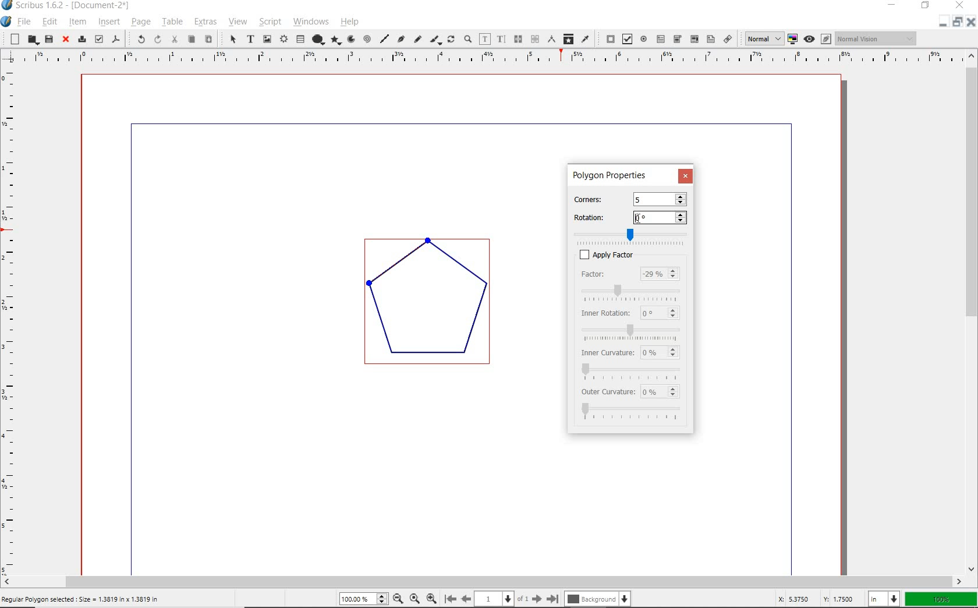 The image size is (978, 608). What do you see at coordinates (266, 38) in the screenshot?
I see `image frame` at bounding box center [266, 38].